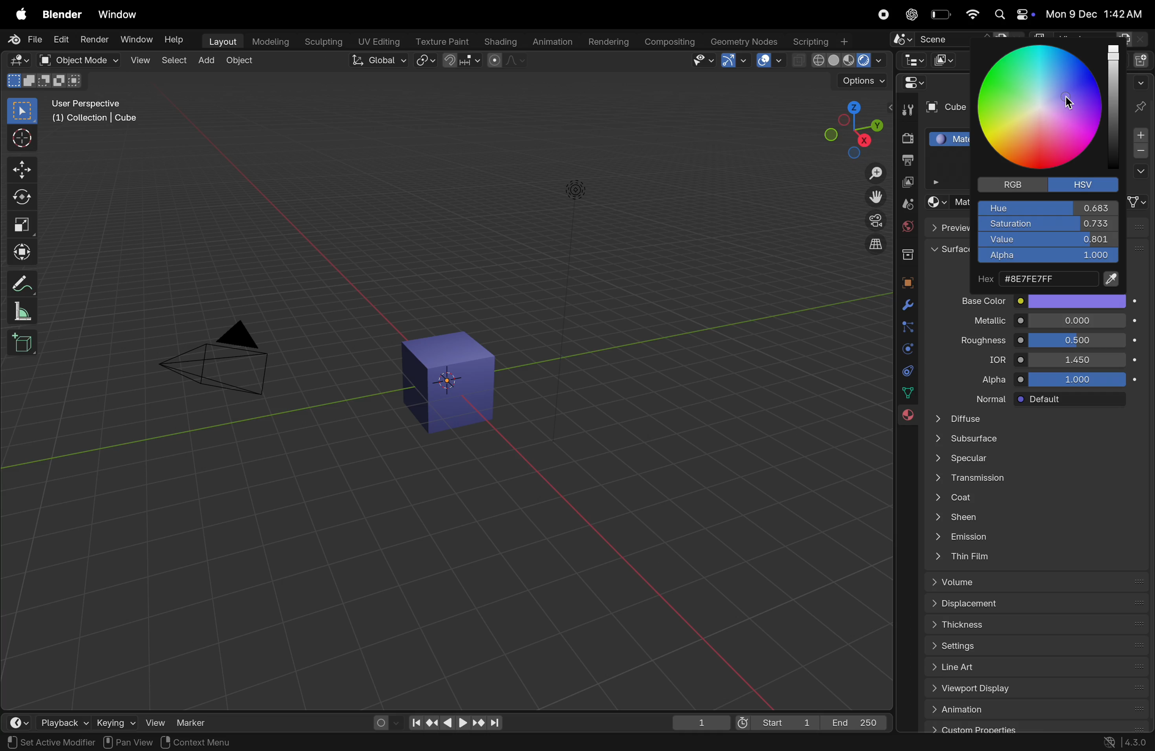  What do you see at coordinates (821, 40) in the screenshot?
I see `scripting` at bounding box center [821, 40].